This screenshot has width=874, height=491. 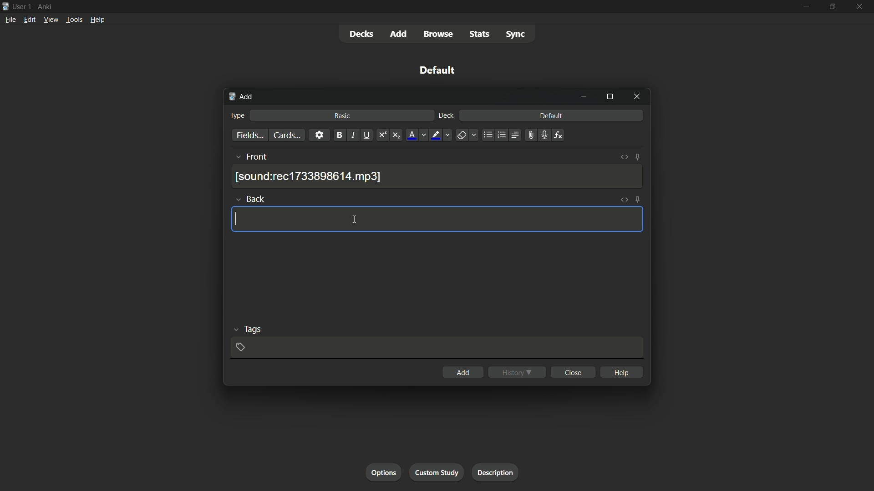 I want to click on front, so click(x=258, y=157).